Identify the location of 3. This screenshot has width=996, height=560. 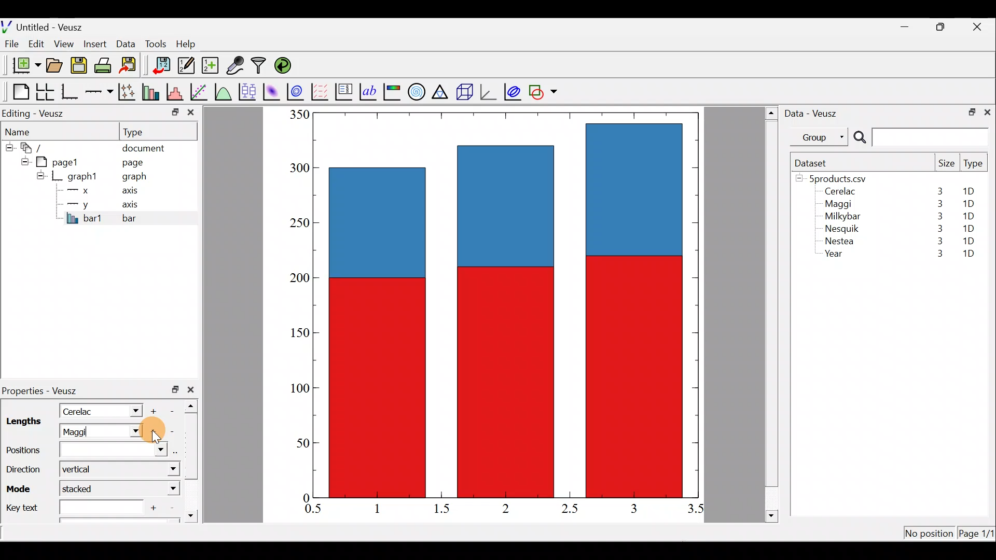
(937, 204).